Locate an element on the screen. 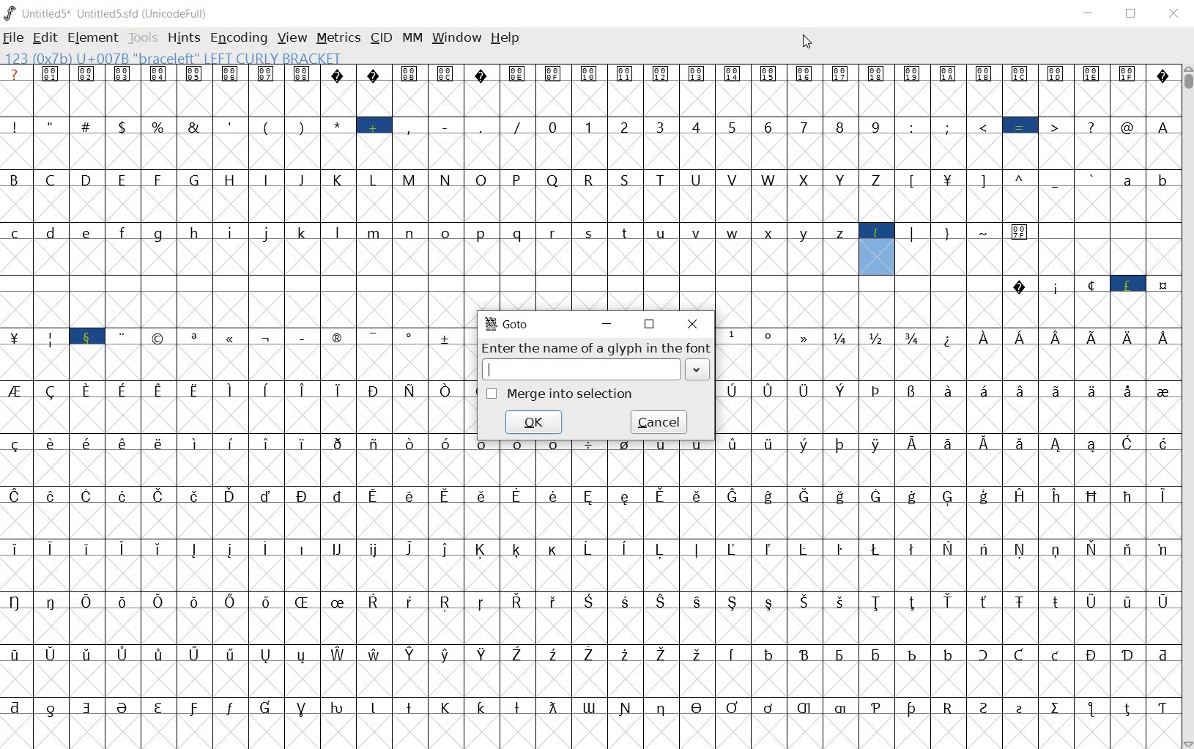  Enter the name of a glyph in the font is located at coordinates (598, 361).